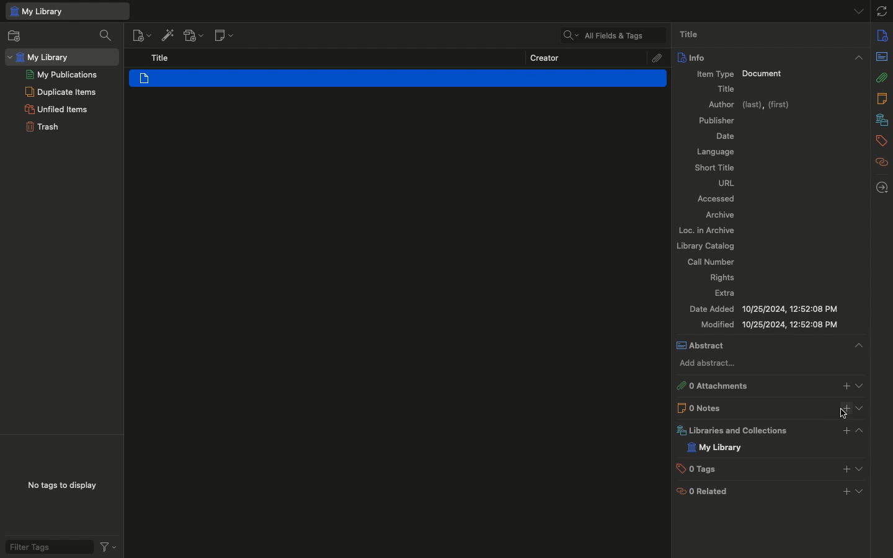 This screenshot has width=893, height=558. I want to click on Publisher, so click(719, 121).